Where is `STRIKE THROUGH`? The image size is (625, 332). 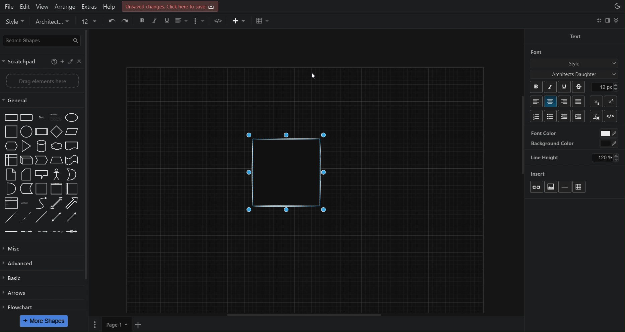 STRIKE THROUGH is located at coordinates (578, 88).